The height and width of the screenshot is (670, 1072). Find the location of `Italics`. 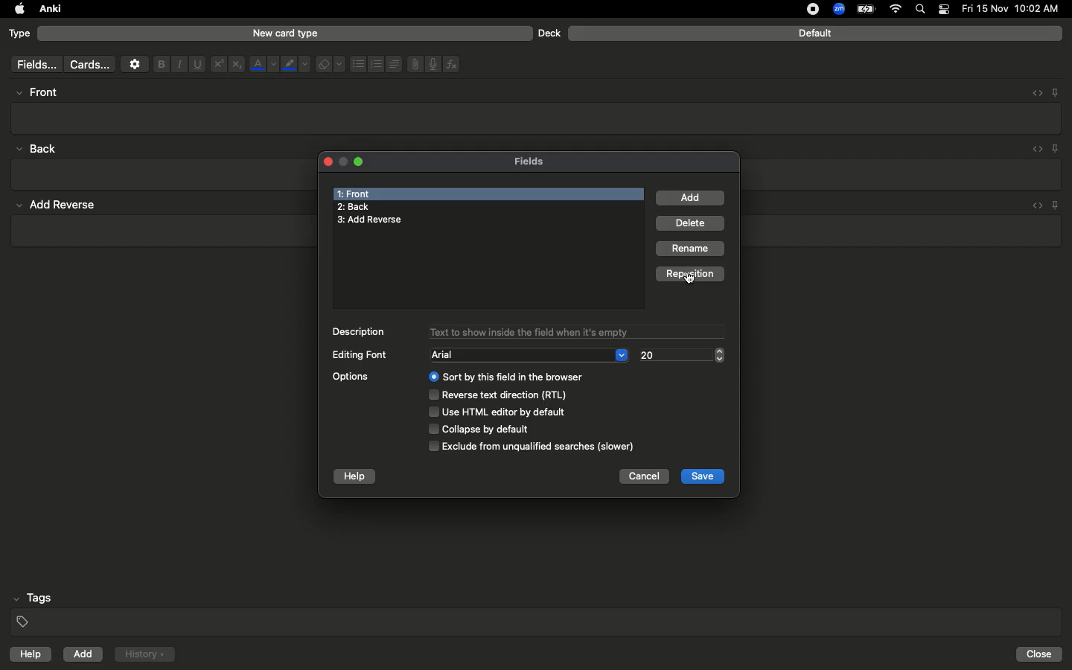

Italics is located at coordinates (177, 65).